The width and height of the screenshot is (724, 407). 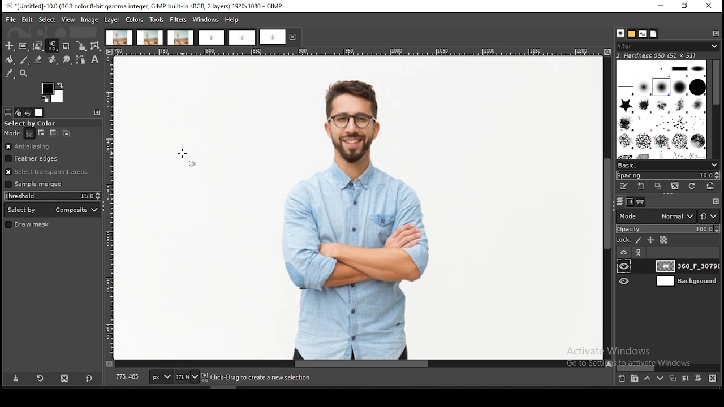 I want to click on scroll bar, so click(x=715, y=110).